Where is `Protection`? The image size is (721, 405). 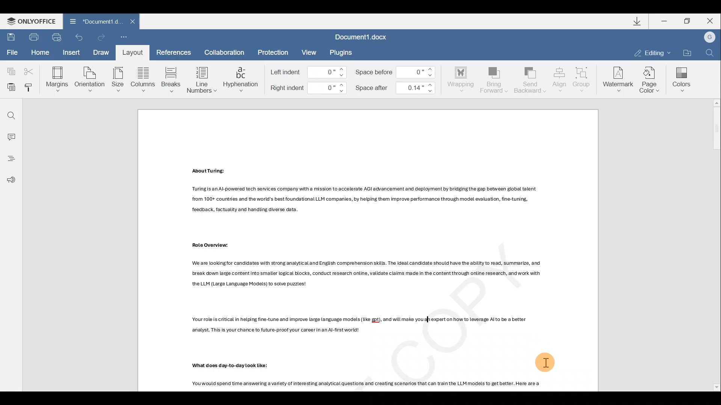
Protection is located at coordinates (274, 51).